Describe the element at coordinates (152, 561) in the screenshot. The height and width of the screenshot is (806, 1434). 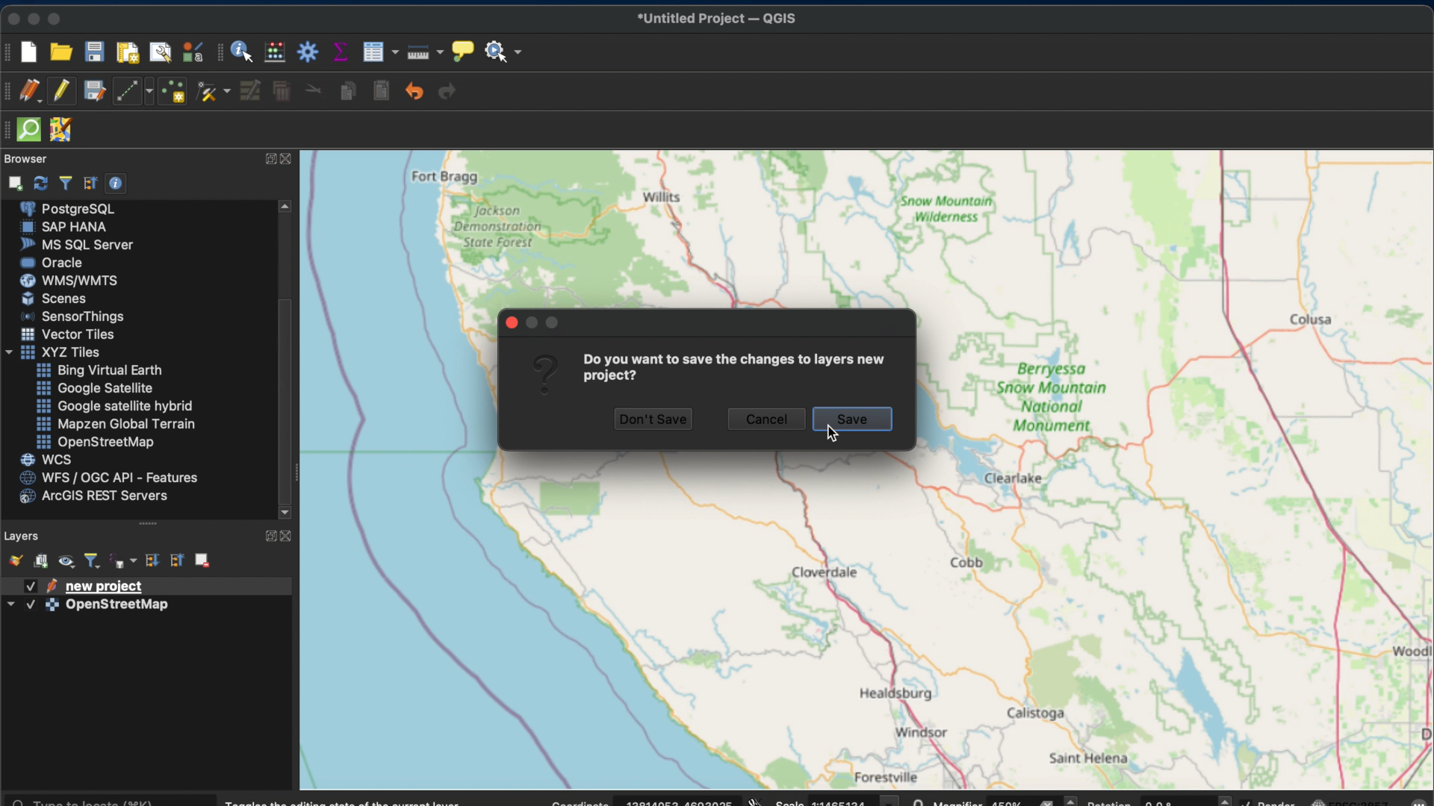
I see `expand all` at that location.